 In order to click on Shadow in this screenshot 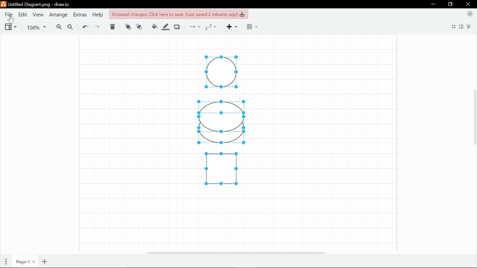, I will do `click(178, 27)`.